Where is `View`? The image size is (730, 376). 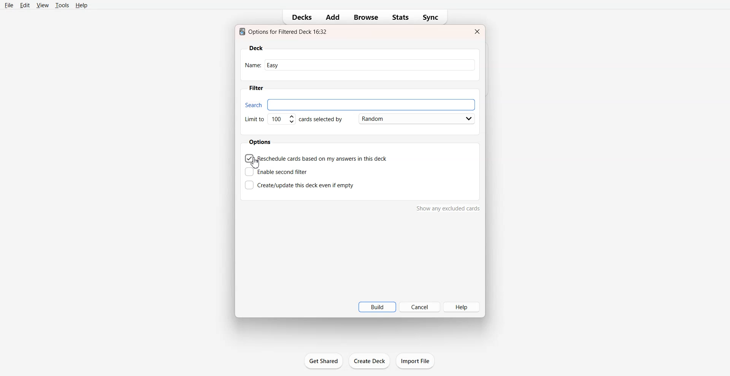 View is located at coordinates (43, 5).